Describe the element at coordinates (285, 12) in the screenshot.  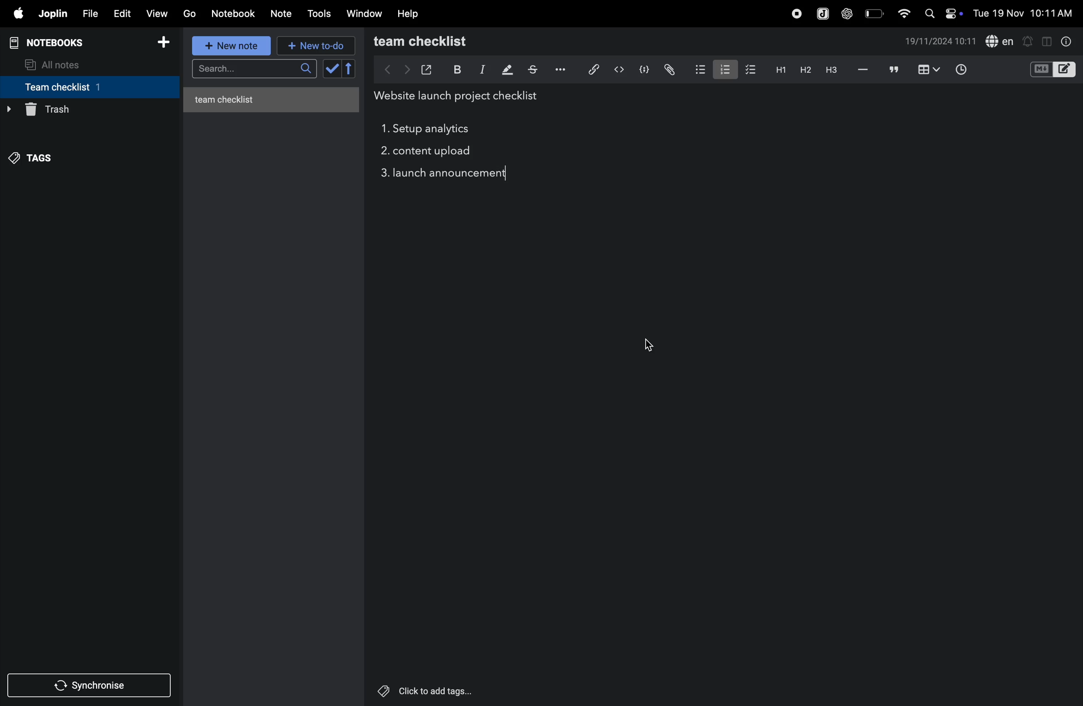
I see `note` at that location.